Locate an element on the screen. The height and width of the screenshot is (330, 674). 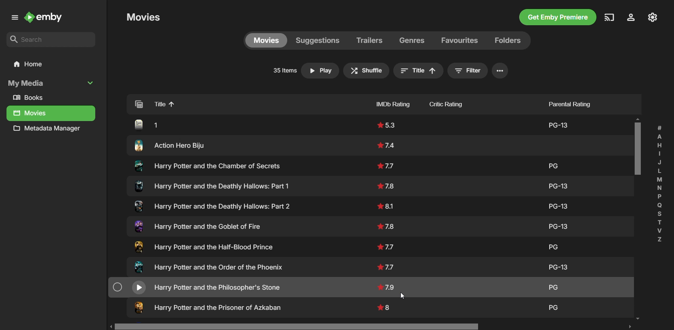
Folders is located at coordinates (506, 40).